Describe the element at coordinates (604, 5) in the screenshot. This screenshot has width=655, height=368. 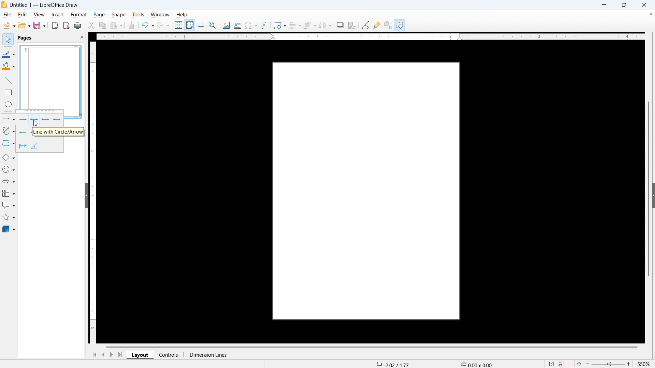
I see `minimise ` at that location.